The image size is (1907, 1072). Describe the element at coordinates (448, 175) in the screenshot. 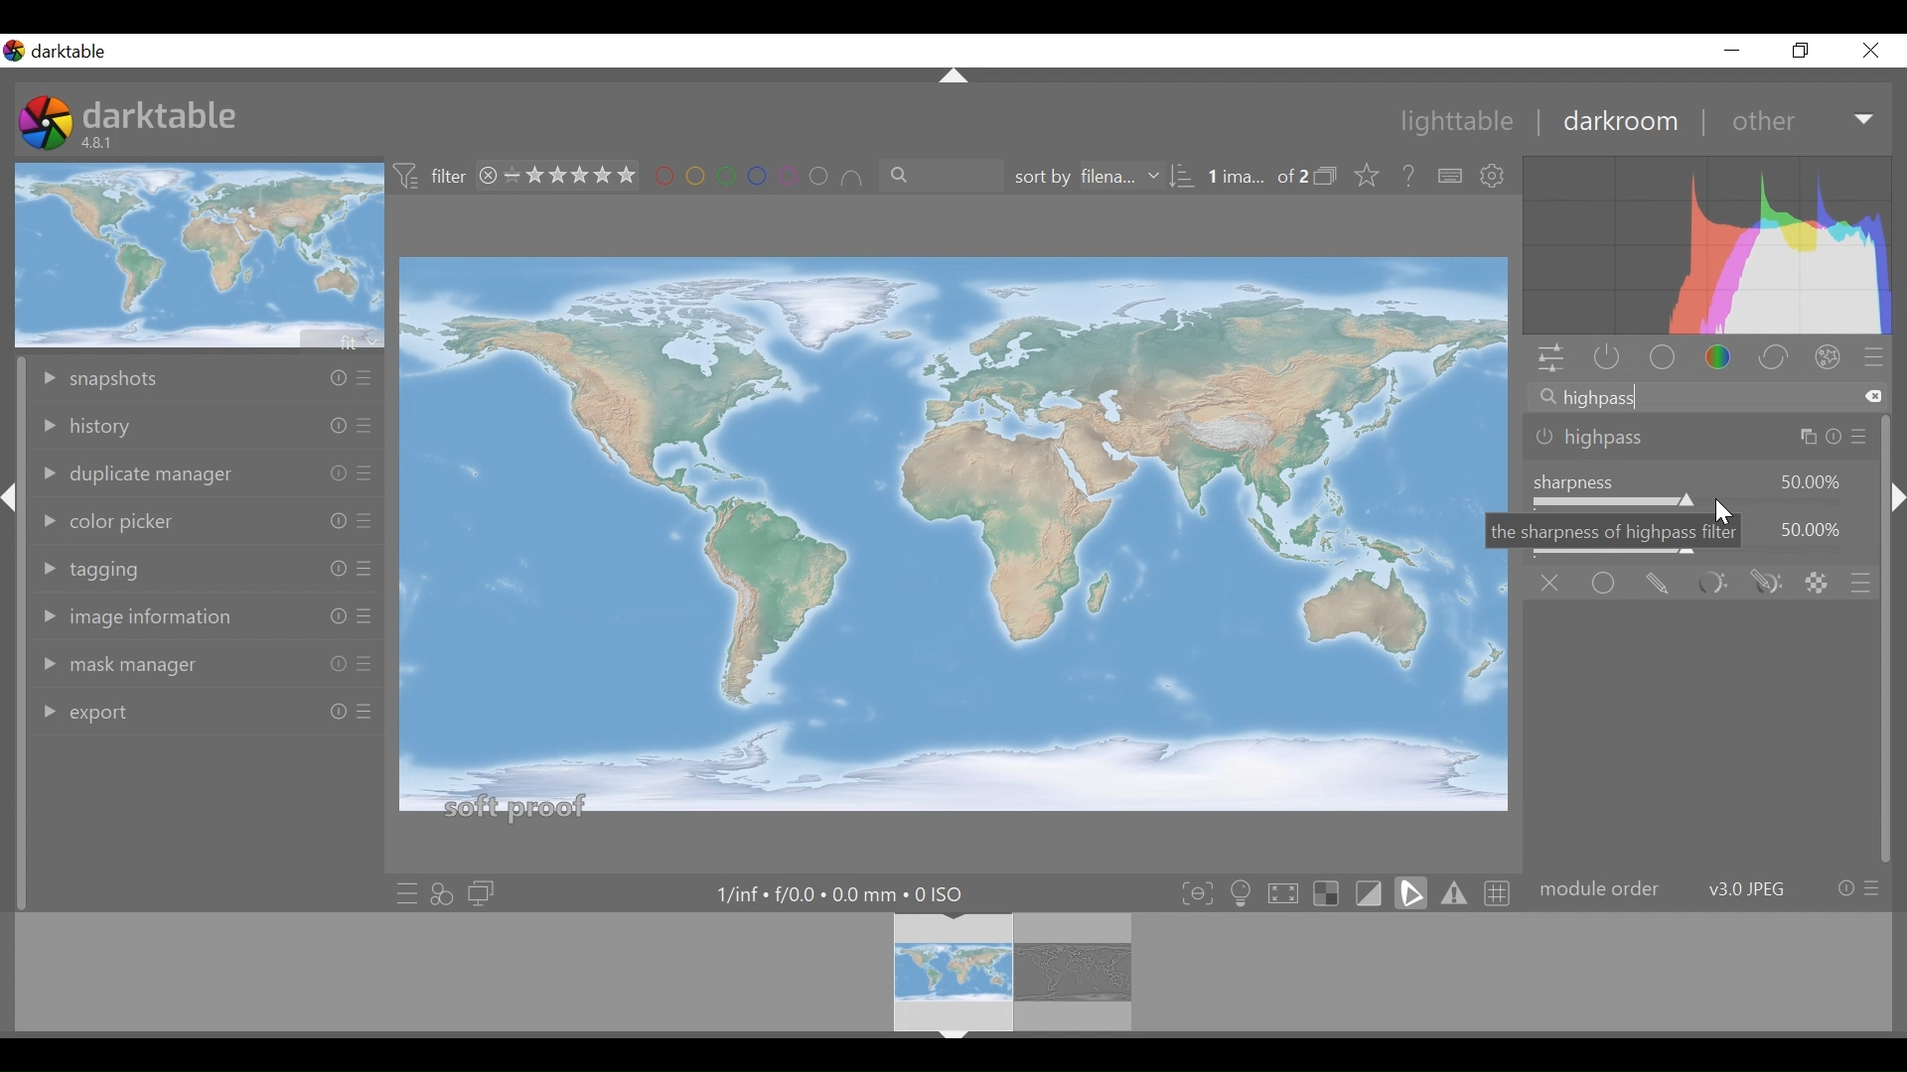

I see `filter` at that location.